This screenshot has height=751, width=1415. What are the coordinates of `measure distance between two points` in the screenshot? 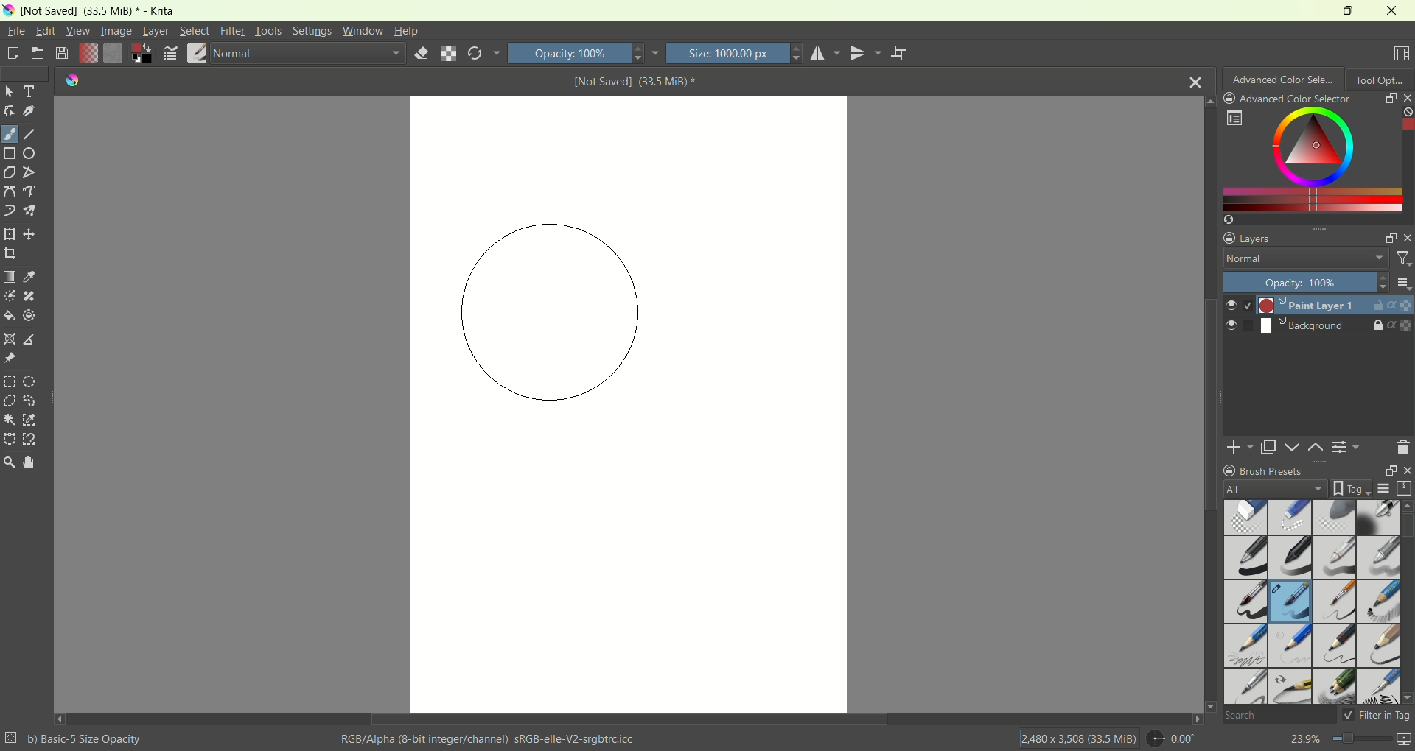 It's located at (32, 339).